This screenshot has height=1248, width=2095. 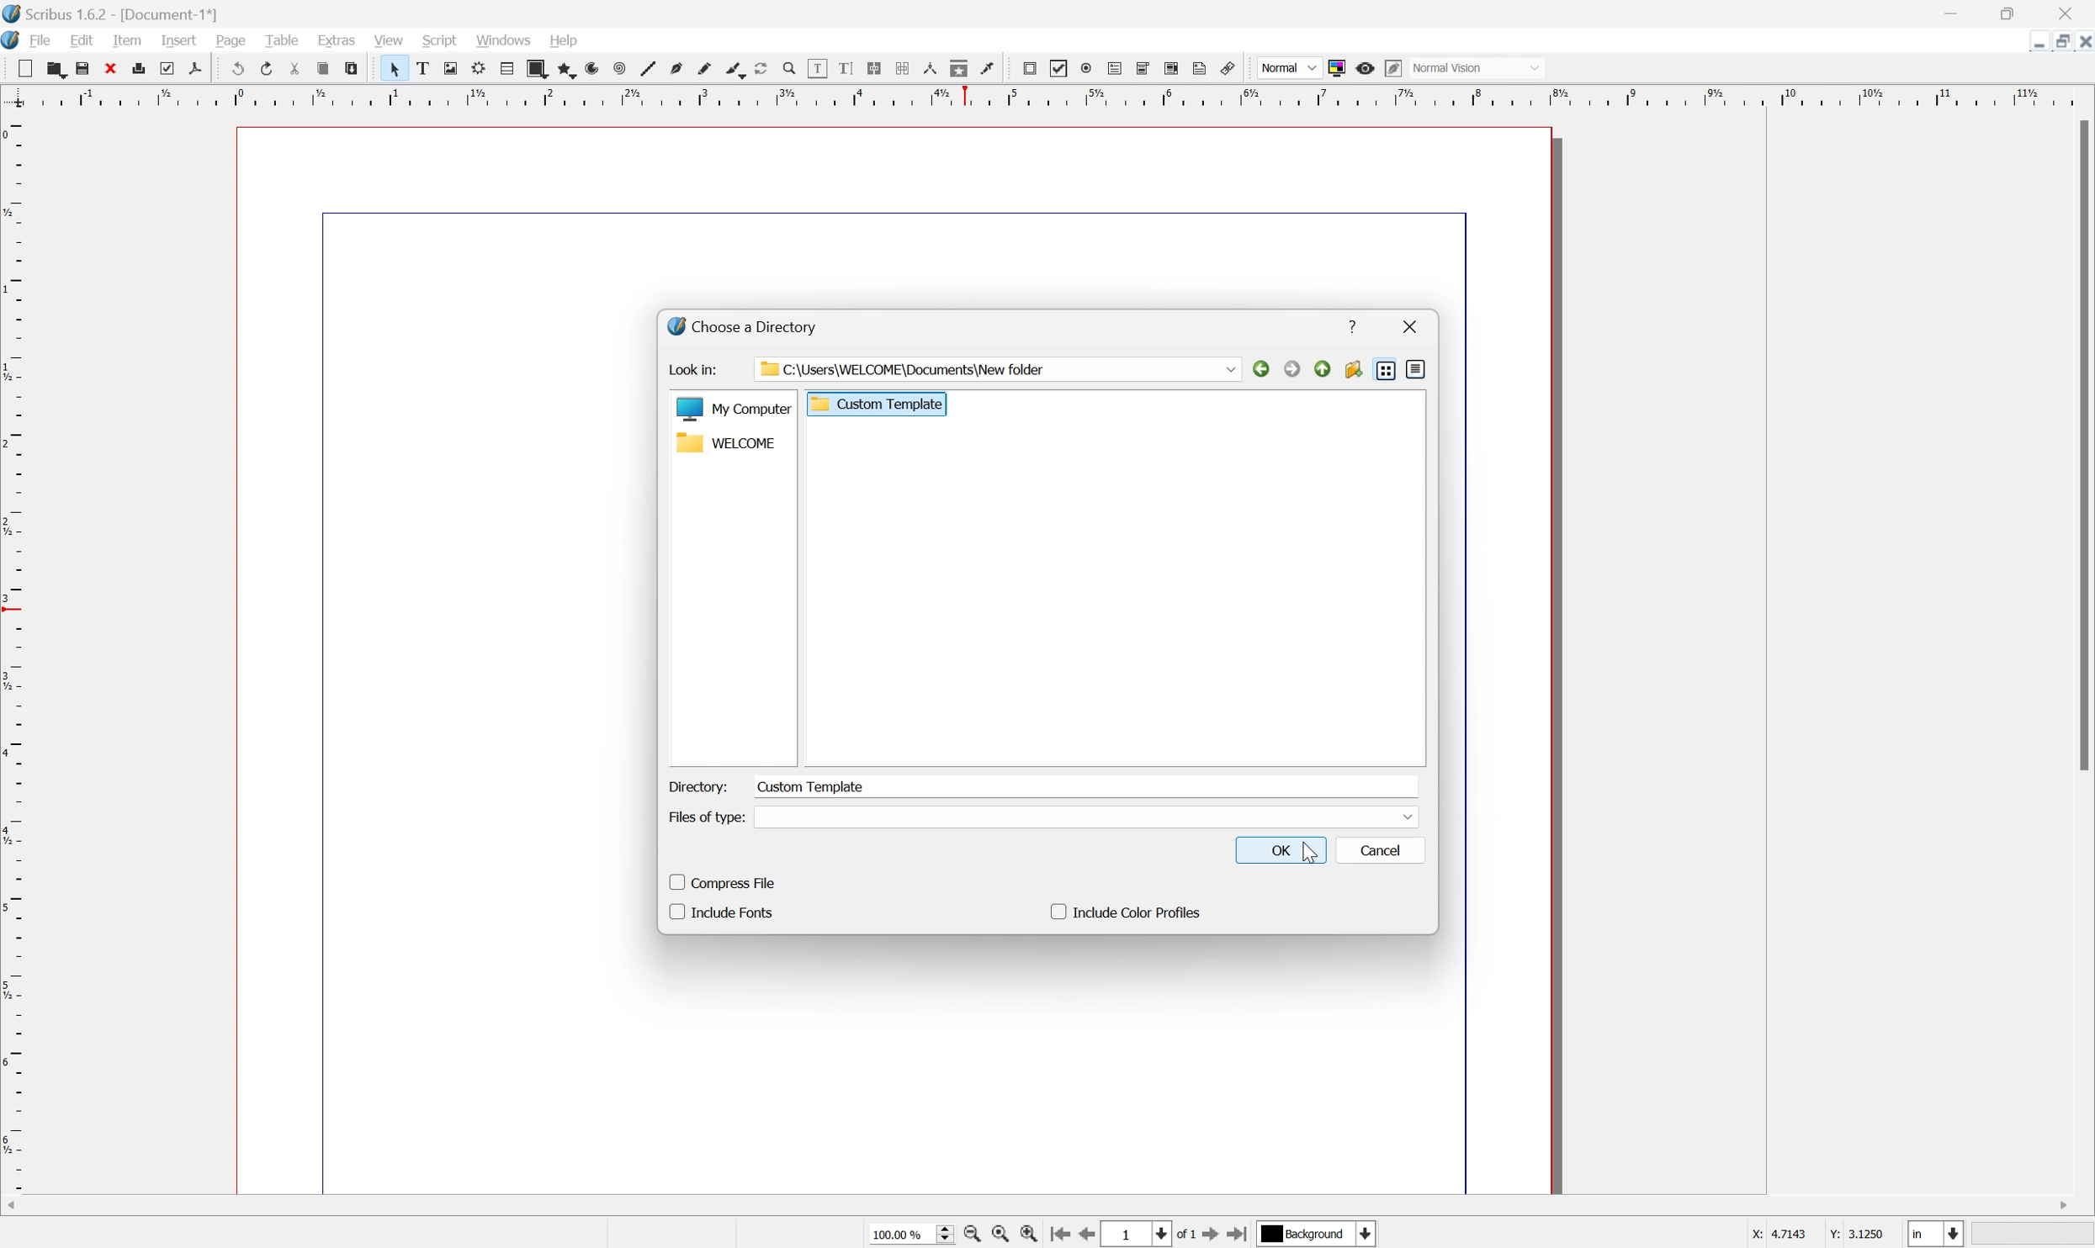 I want to click on calligraphic line, so click(x=740, y=70).